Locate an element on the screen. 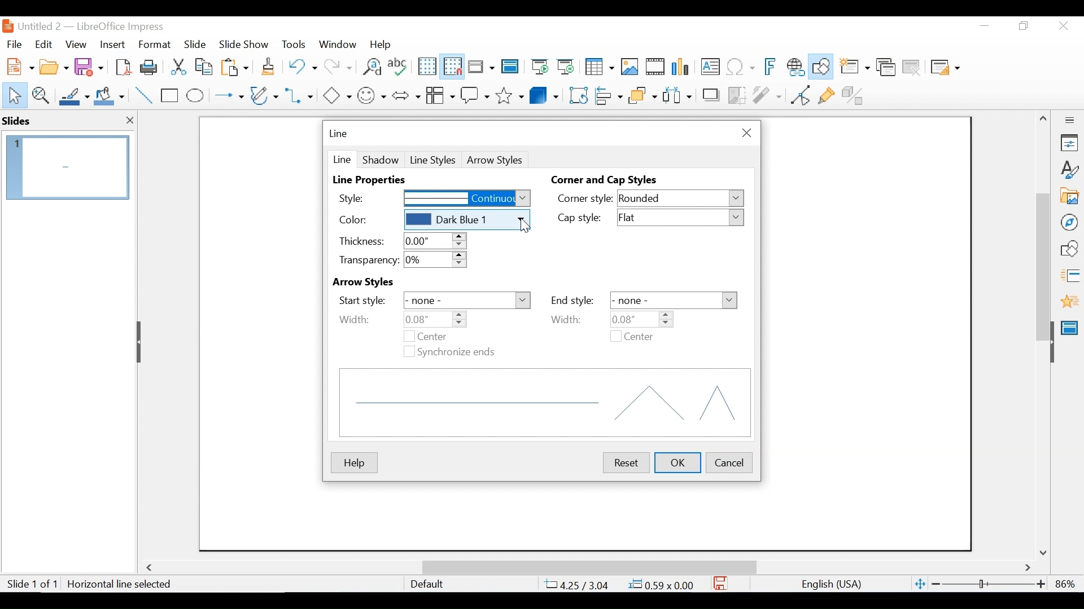 This screenshot has width=1084, height=609. Fill Color is located at coordinates (110, 96).